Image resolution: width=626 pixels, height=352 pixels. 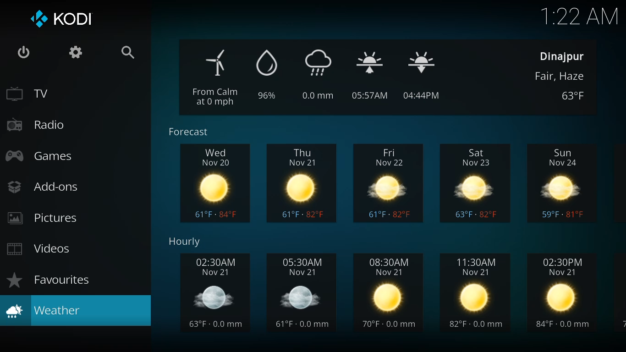 What do you see at coordinates (215, 183) in the screenshot?
I see `wed` at bounding box center [215, 183].